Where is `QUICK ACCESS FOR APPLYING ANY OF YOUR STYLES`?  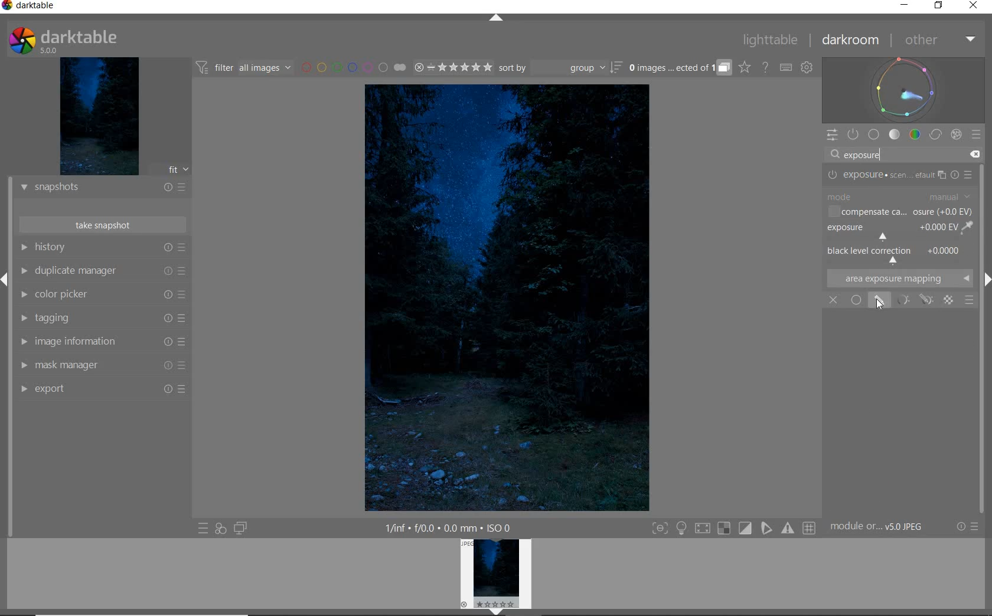 QUICK ACCESS FOR APPLYING ANY OF YOUR STYLES is located at coordinates (220, 529).